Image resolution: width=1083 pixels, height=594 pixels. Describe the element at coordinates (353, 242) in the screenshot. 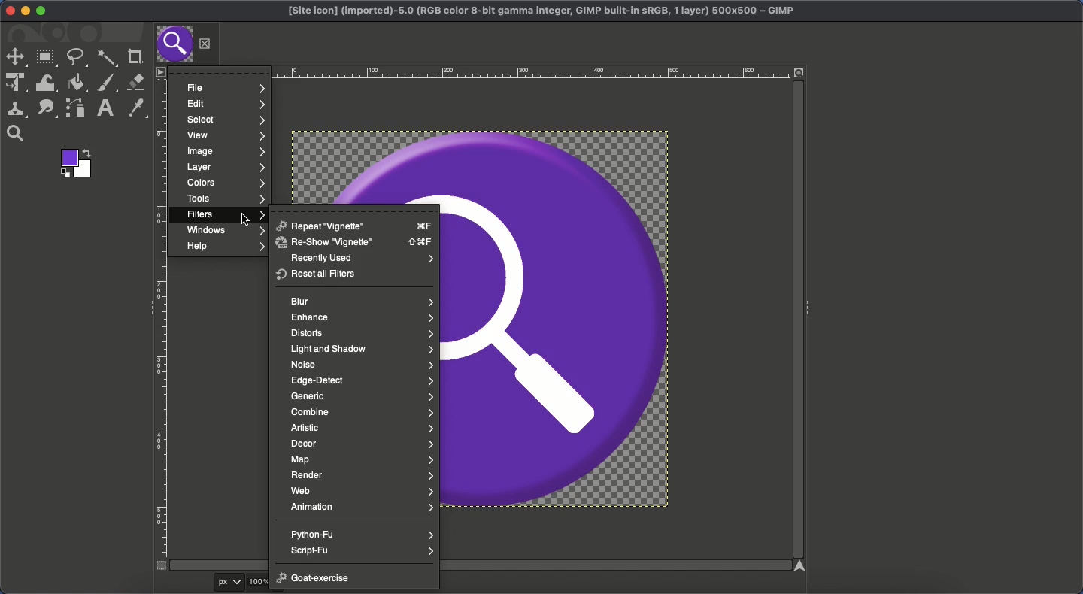

I see `Reshow vignette` at that location.